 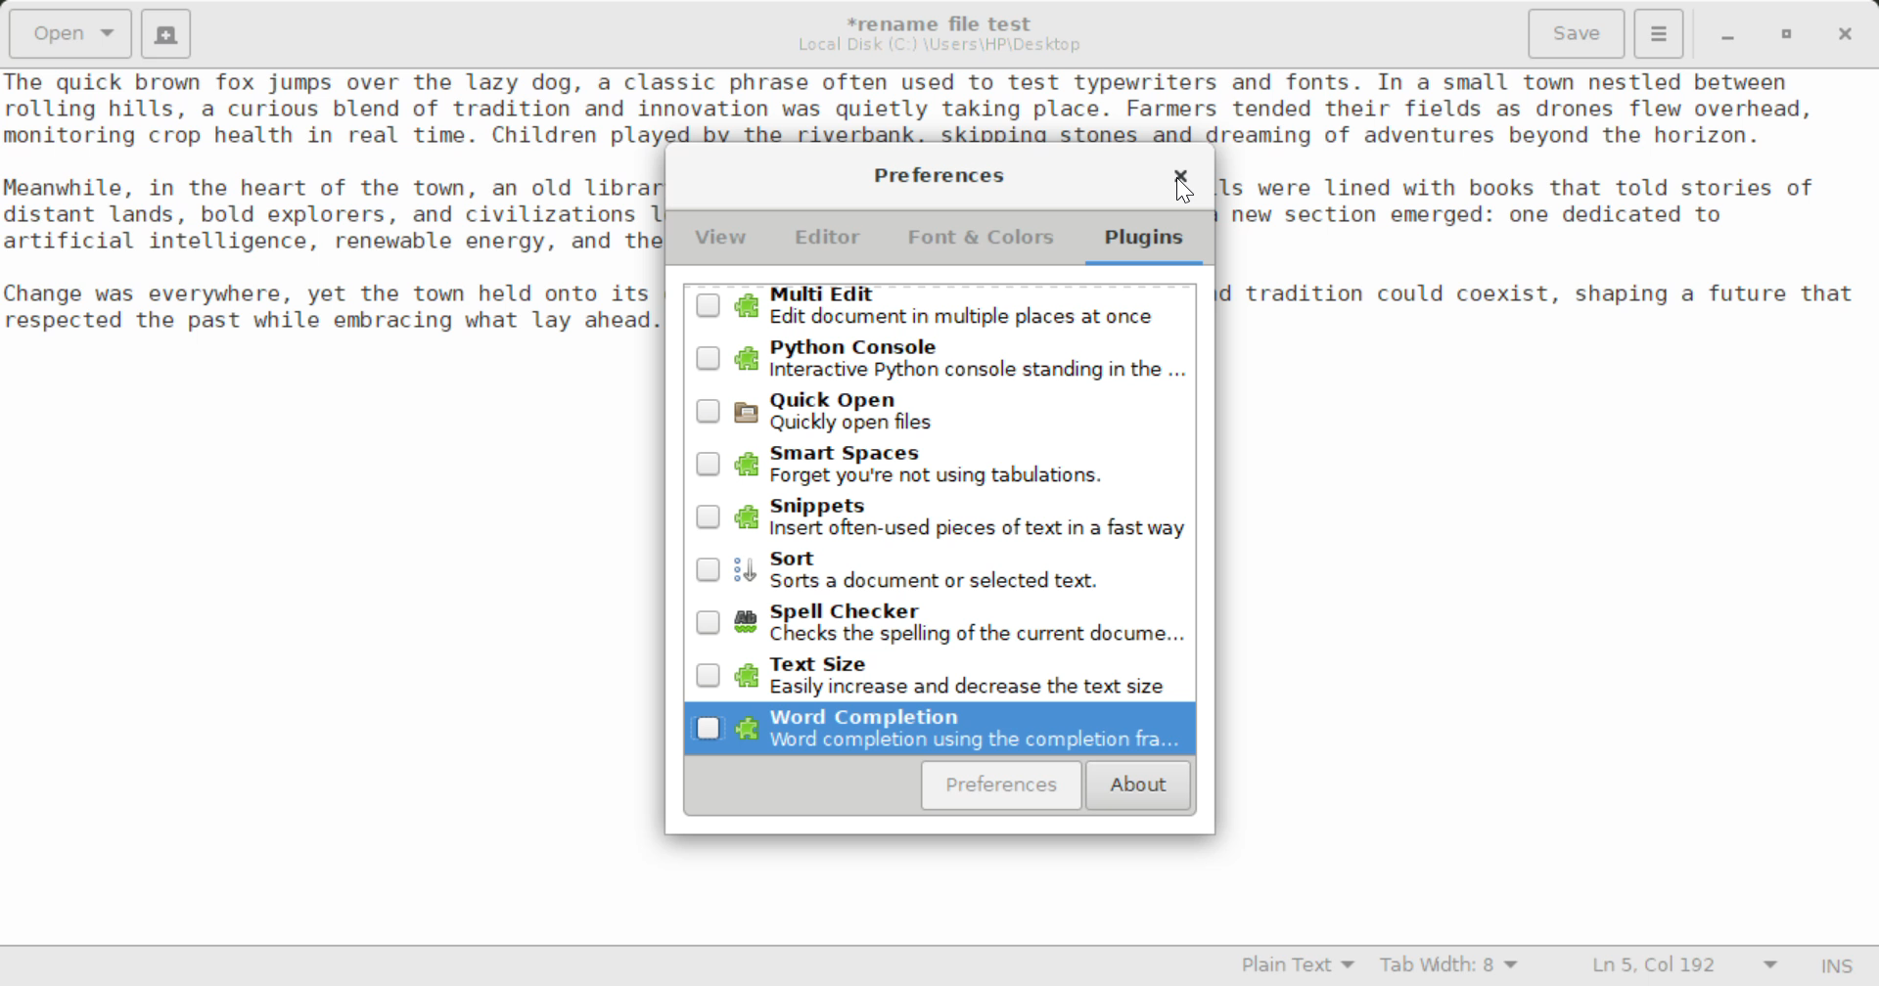 What do you see at coordinates (70, 31) in the screenshot?
I see `Open Document` at bounding box center [70, 31].